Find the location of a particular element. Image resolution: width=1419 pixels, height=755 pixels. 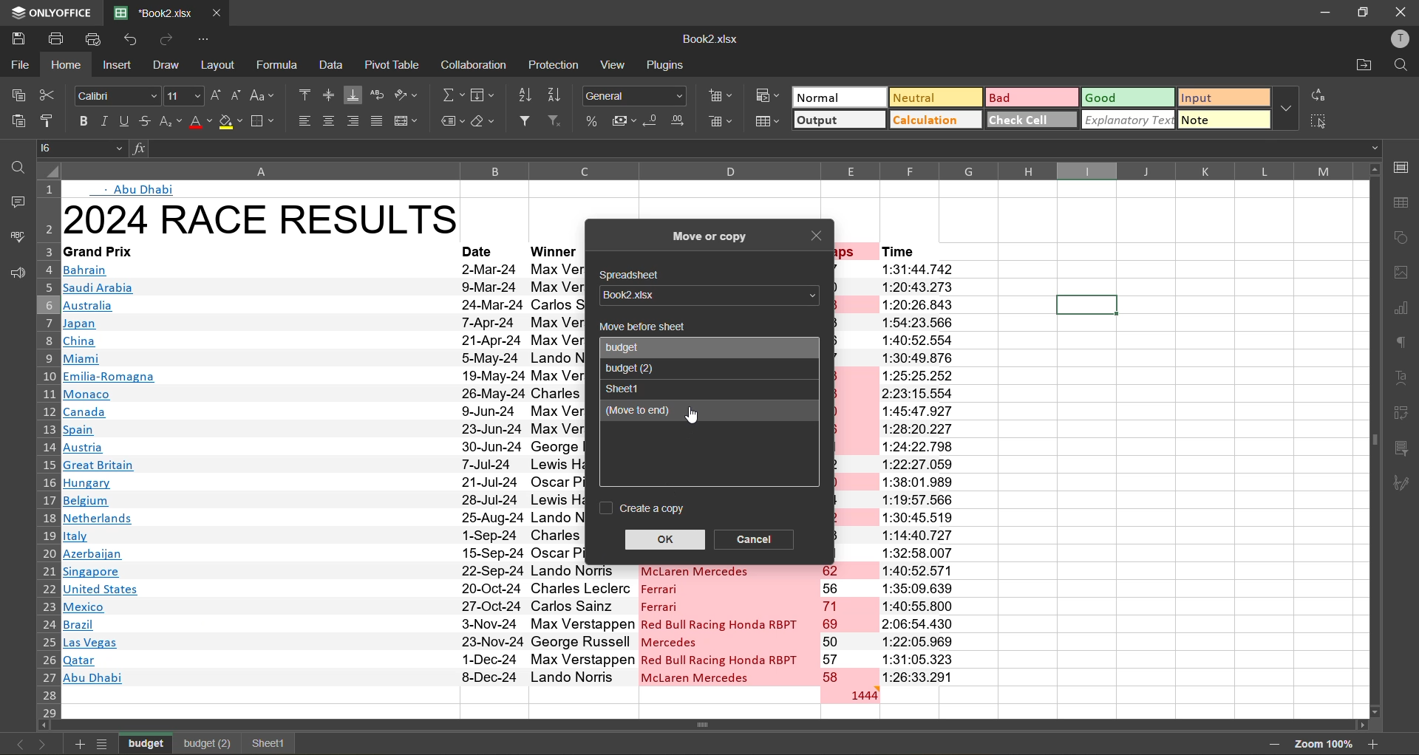

zoom out is located at coordinates (1269, 744).